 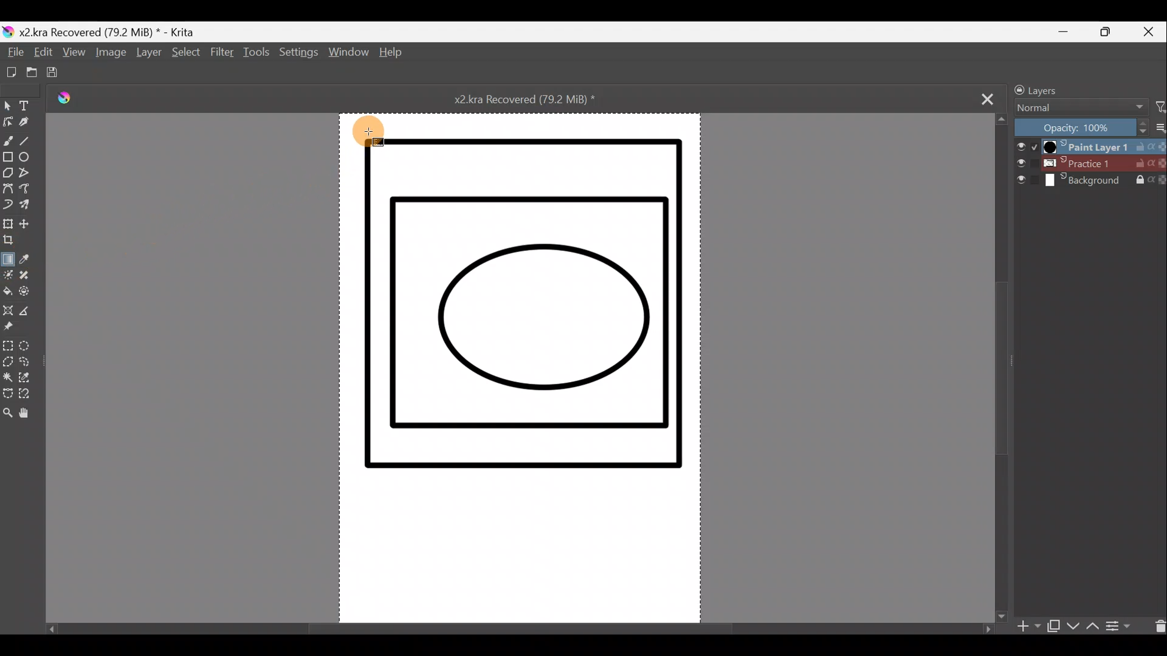 What do you see at coordinates (1157, 625) in the screenshot?
I see `Delete layer/mask` at bounding box center [1157, 625].